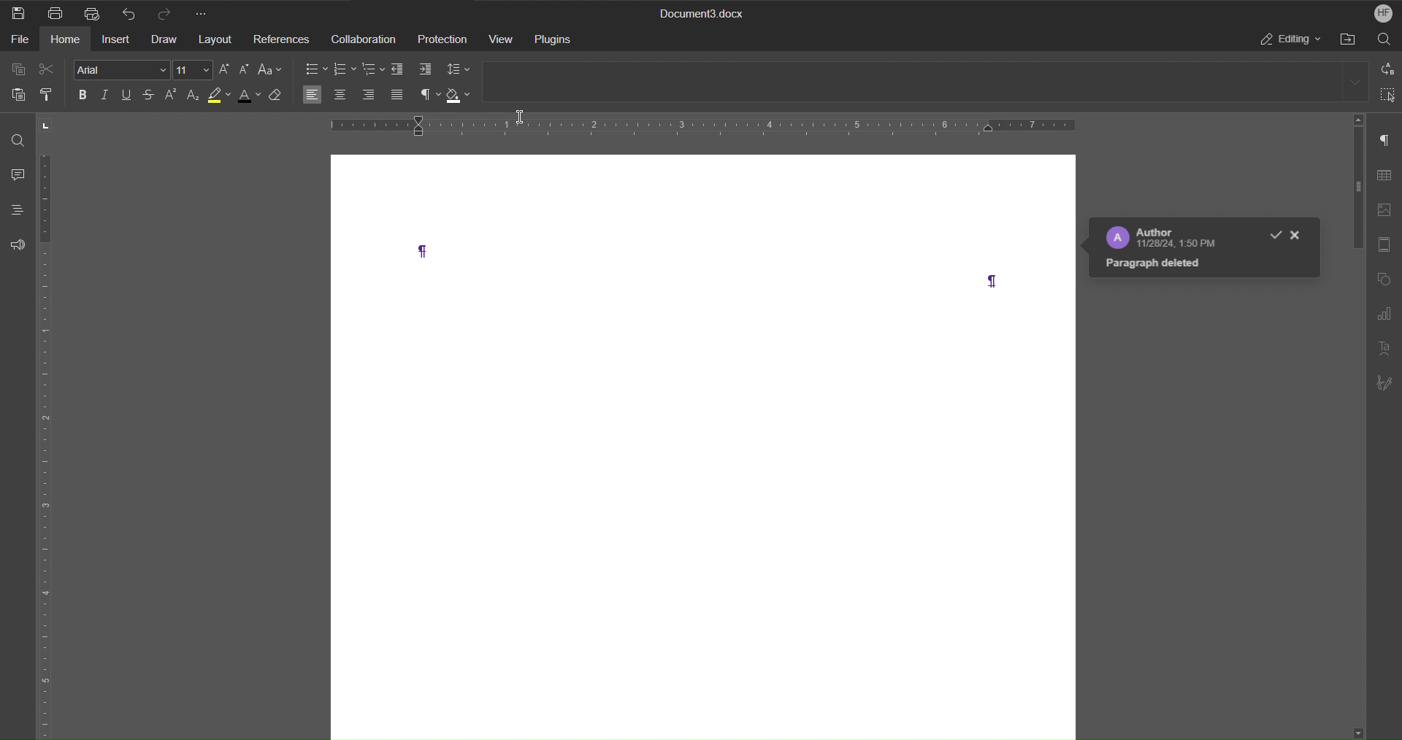 The image size is (1402, 740). Describe the element at coordinates (49, 126) in the screenshot. I see `Tab stop` at that location.